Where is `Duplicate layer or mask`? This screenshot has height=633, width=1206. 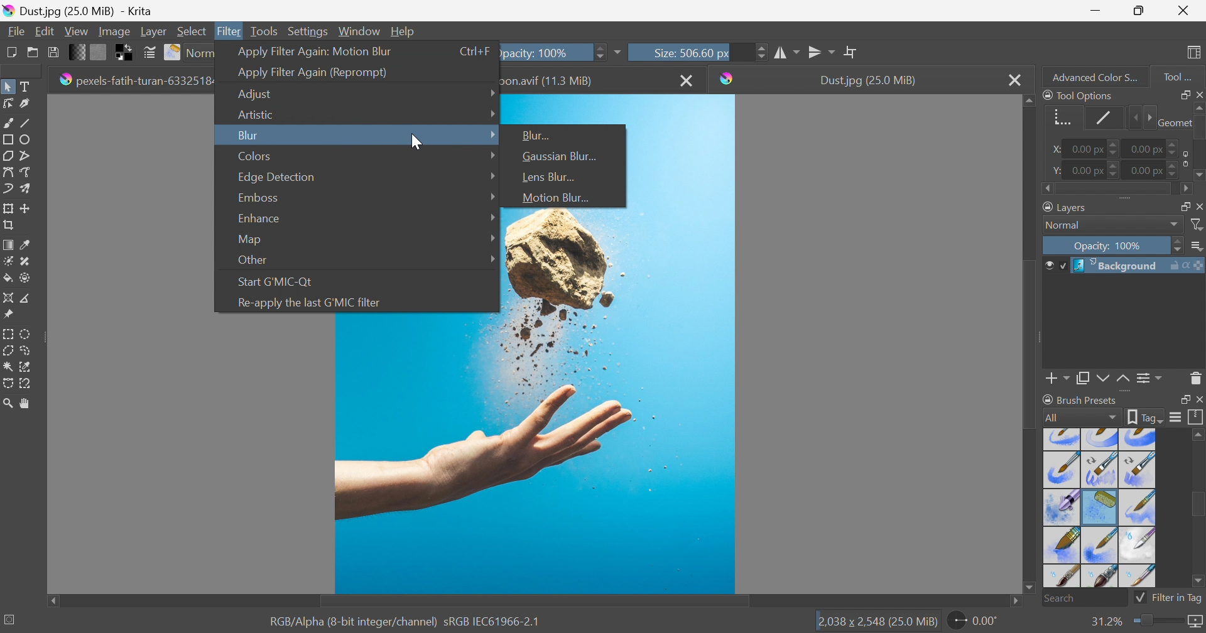
Duplicate layer or mask is located at coordinates (1101, 380).